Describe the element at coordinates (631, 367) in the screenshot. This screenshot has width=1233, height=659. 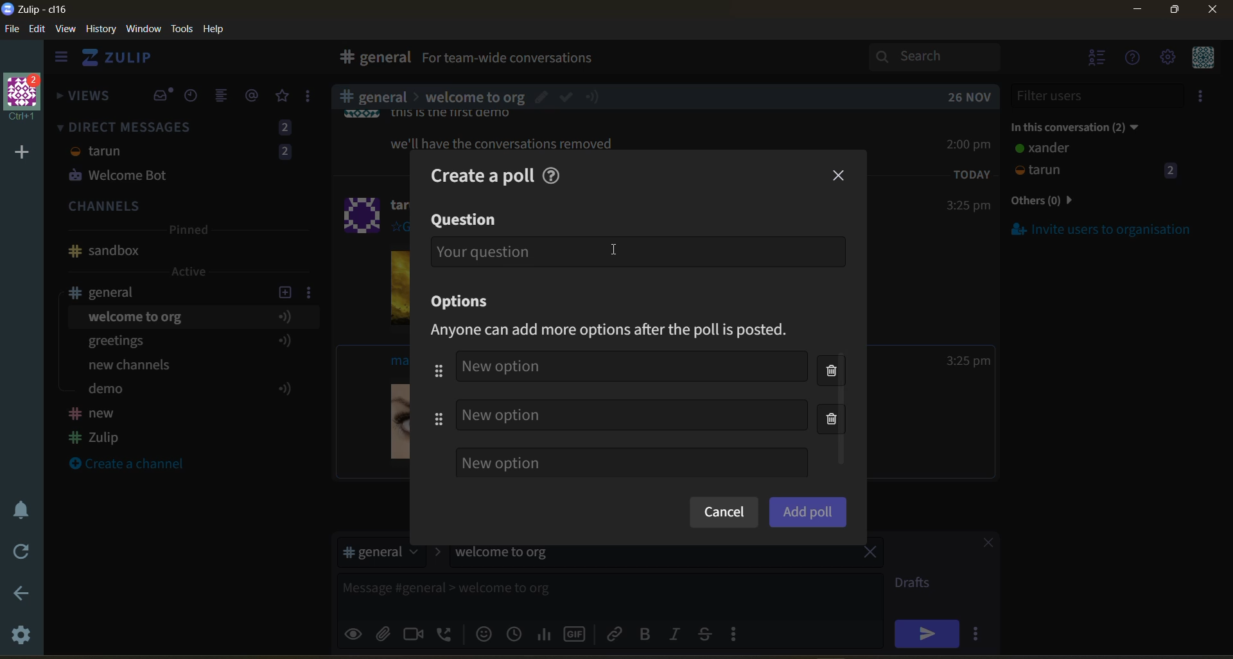
I see `new option` at that location.